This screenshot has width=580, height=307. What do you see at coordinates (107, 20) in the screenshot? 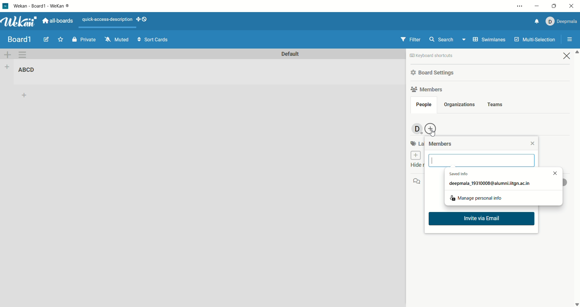
I see `text` at bounding box center [107, 20].